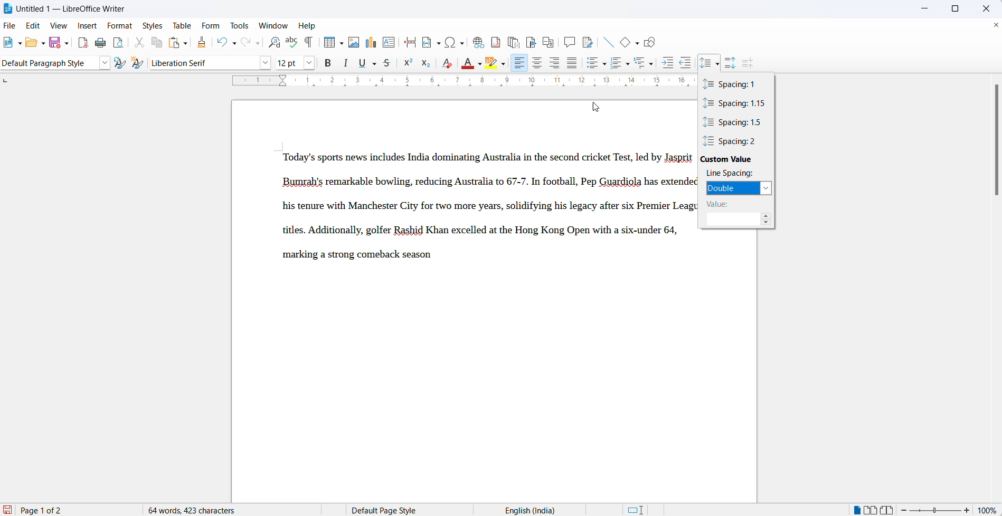 This screenshot has height=516, width=1002. I want to click on minimize, so click(922, 10).